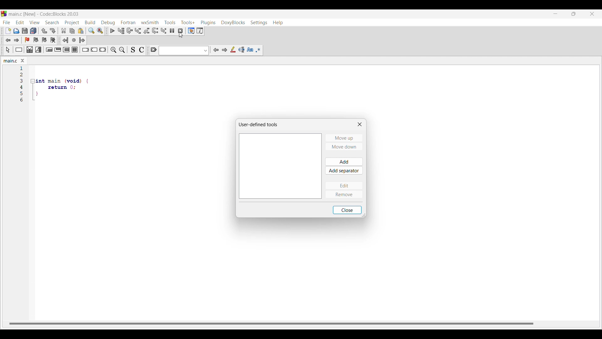  I want to click on horizontal scroll bar, so click(271, 322).